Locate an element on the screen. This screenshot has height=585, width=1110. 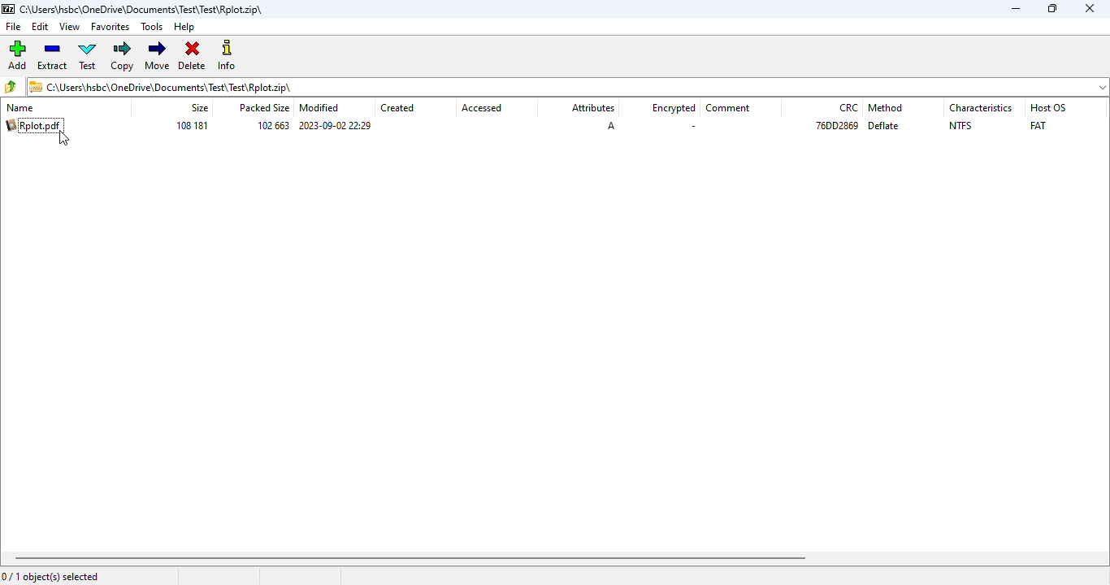
deflate is located at coordinates (884, 126).